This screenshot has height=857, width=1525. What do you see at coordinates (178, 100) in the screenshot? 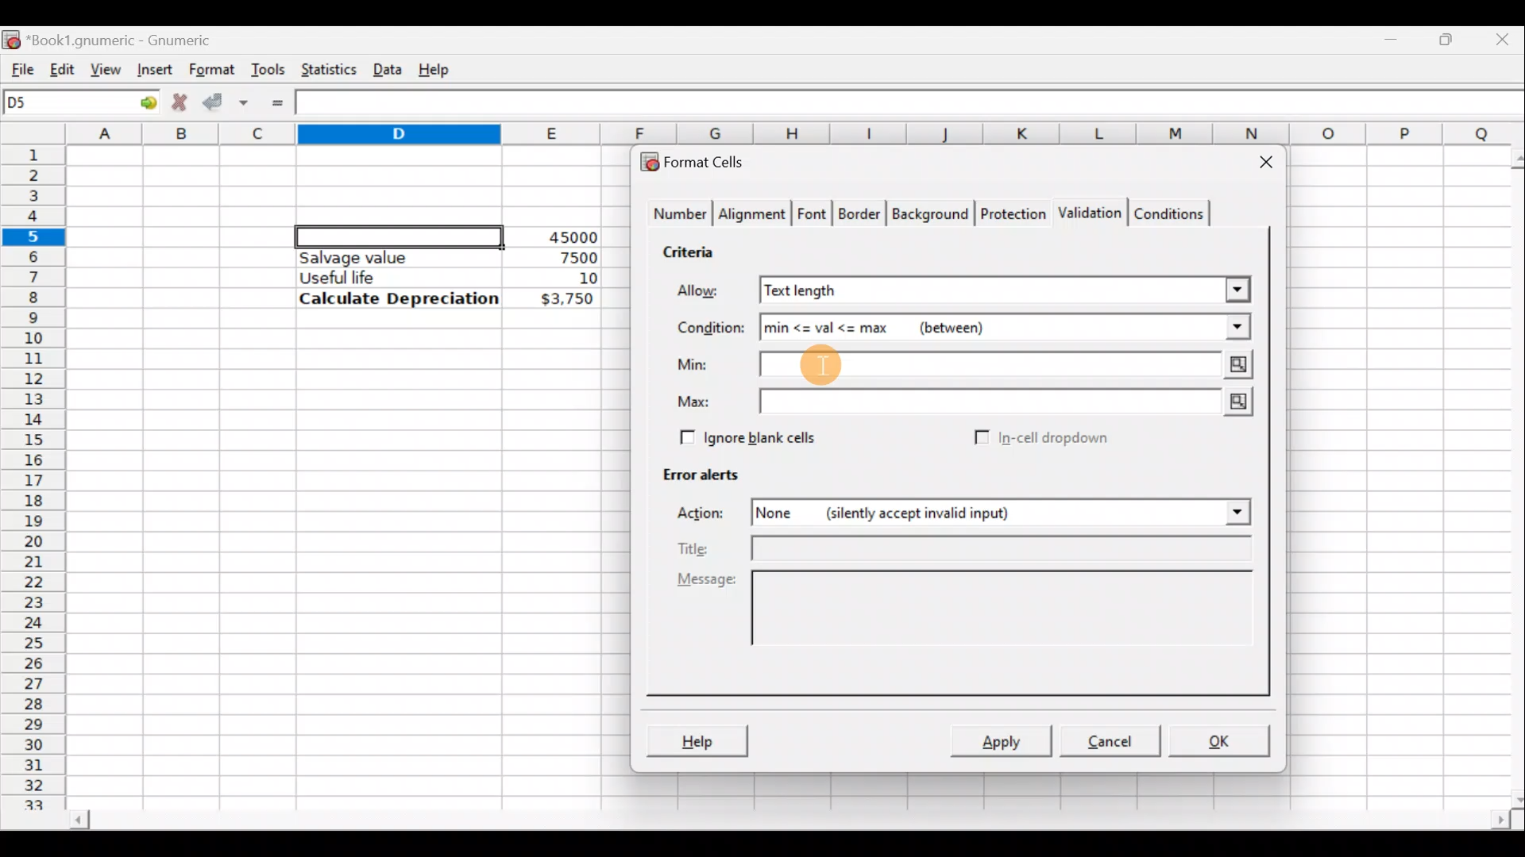
I see `Cancel change` at bounding box center [178, 100].